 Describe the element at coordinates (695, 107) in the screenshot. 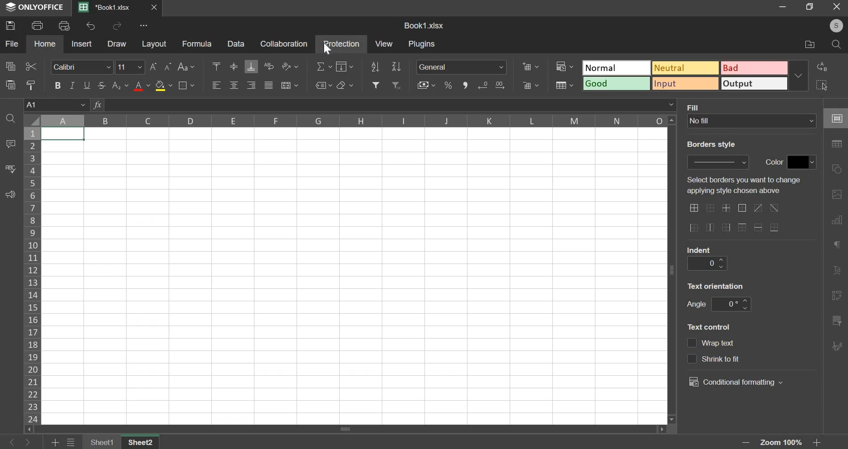

I see `Fill` at that location.